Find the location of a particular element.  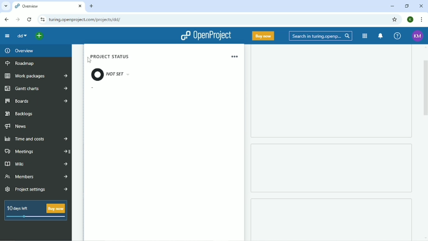

Meetings is located at coordinates (36, 152).